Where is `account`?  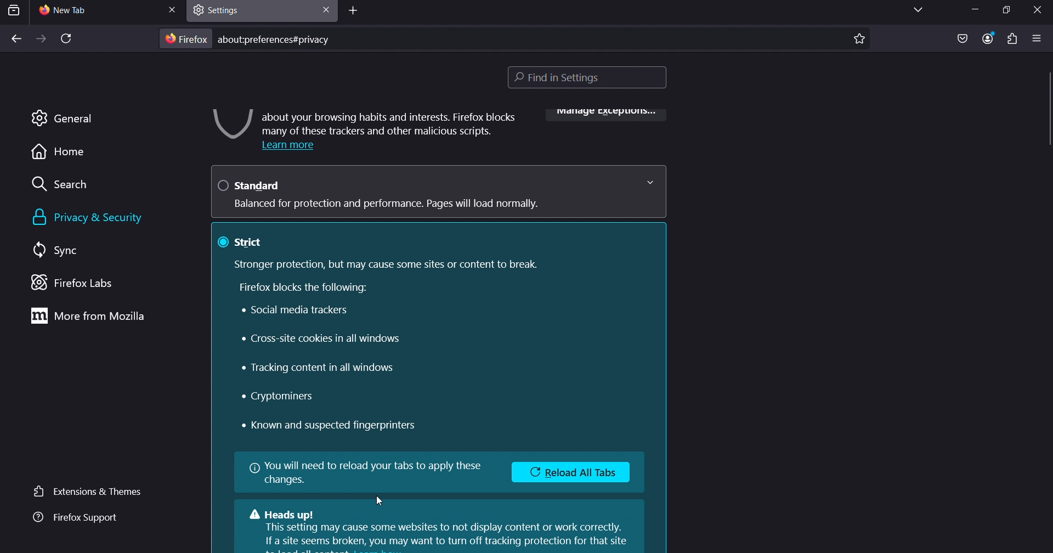
account is located at coordinates (988, 37).